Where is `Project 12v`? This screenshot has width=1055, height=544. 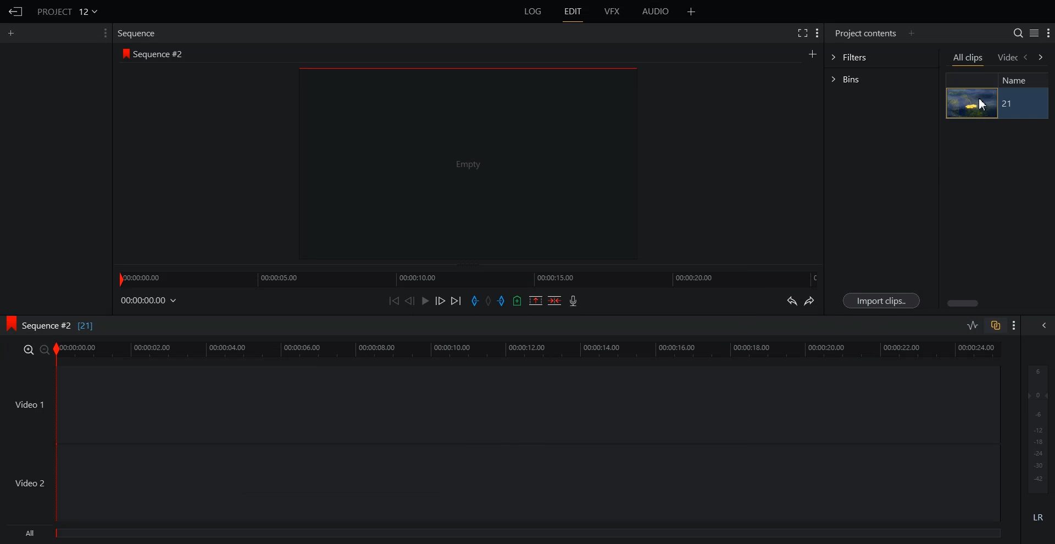 Project 12v is located at coordinates (67, 11).